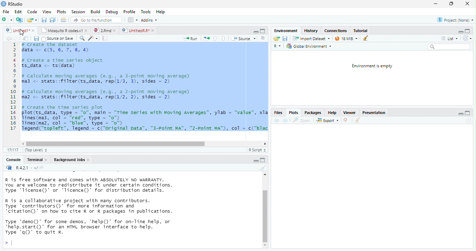 This screenshot has height=251, width=476. What do you see at coordinates (263, 160) in the screenshot?
I see `minimize` at bounding box center [263, 160].